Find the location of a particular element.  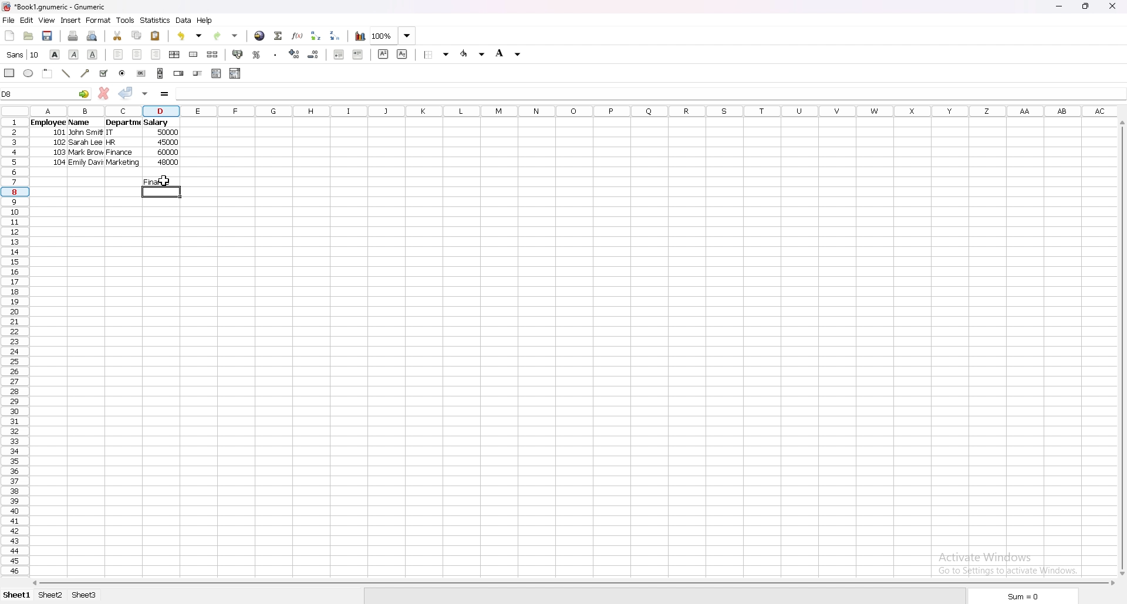

arrowed line is located at coordinates (86, 73).